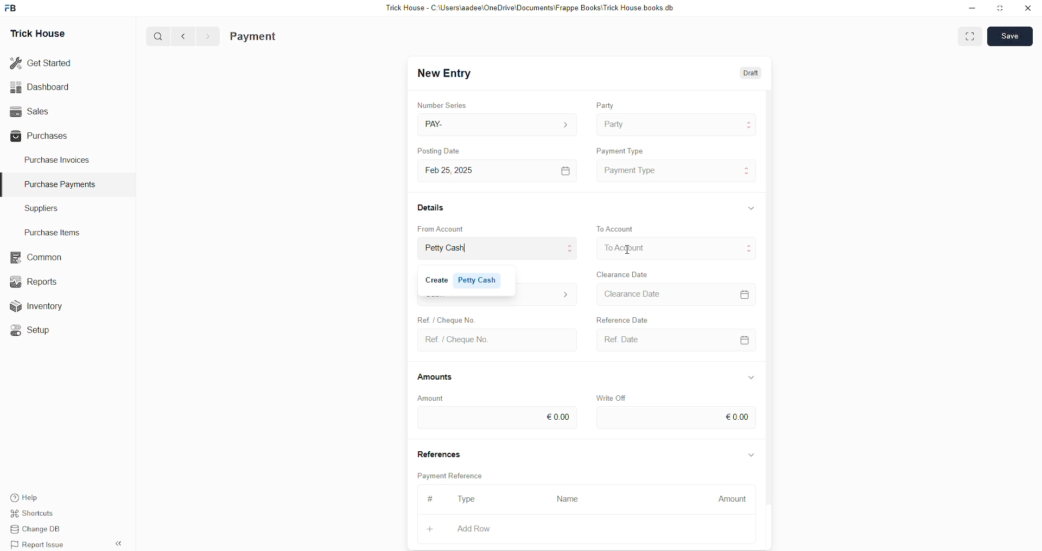 This screenshot has width=1042, height=551. What do you see at coordinates (431, 527) in the screenshot?
I see `+` at bounding box center [431, 527].